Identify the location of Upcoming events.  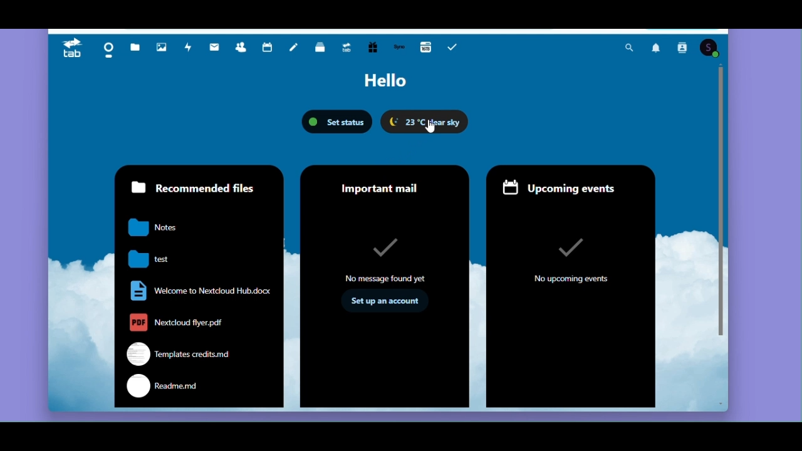
(571, 186).